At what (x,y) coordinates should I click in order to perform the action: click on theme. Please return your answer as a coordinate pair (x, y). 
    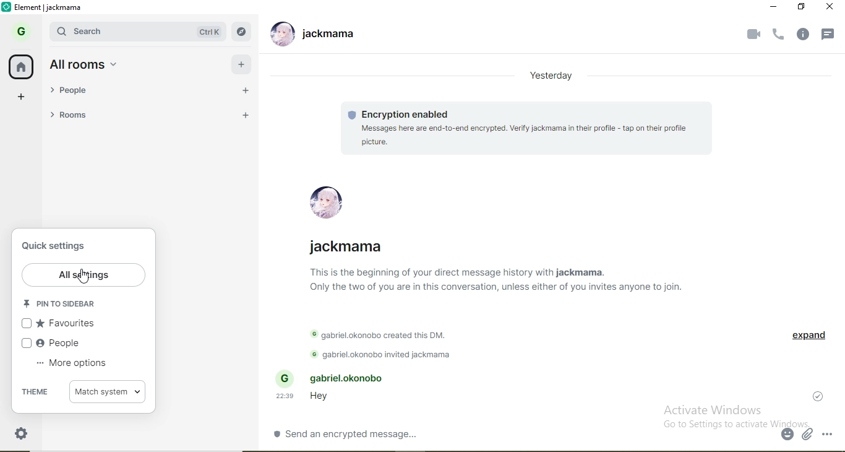
    Looking at the image, I should click on (36, 391).